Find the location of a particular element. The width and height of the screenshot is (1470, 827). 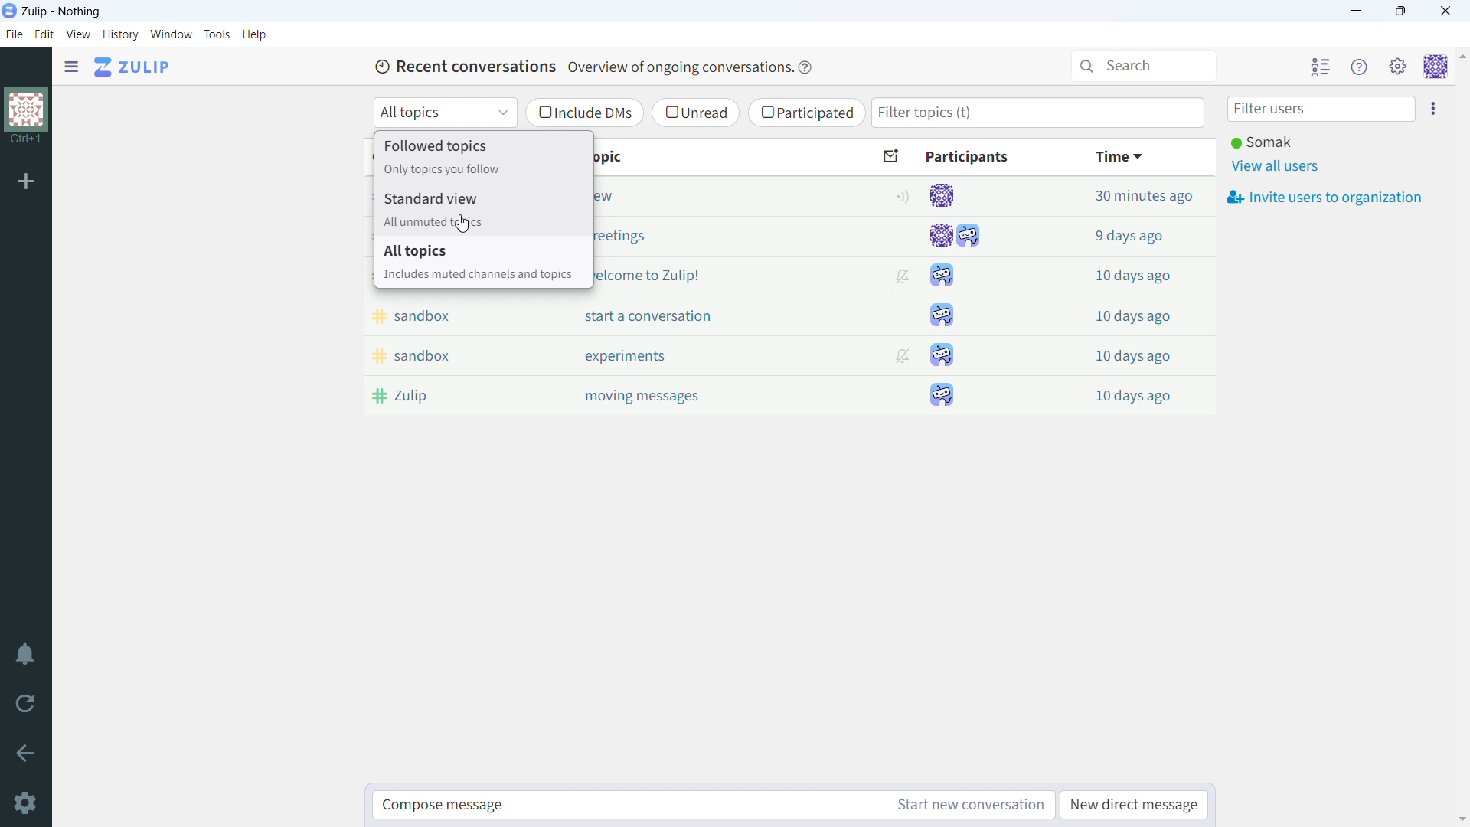

10 days ago is located at coordinates (1132, 356).